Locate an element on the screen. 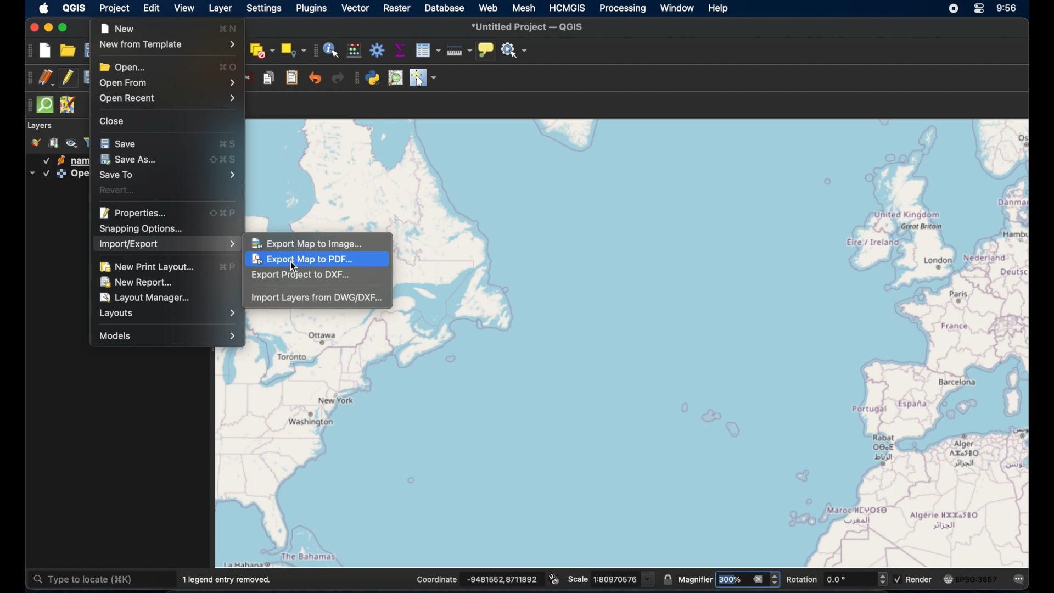 The width and height of the screenshot is (1054, 593). new is located at coordinates (117, 28).